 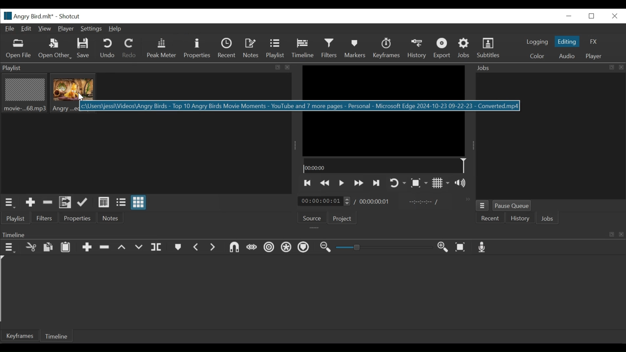 I want to click on Editing, so click(x=567, y=41).